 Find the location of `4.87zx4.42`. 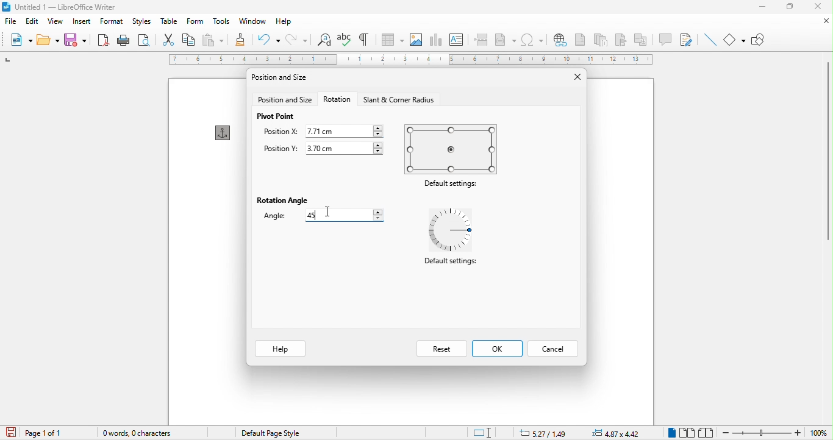

4.87zx4.42 is located at coordinates (616, 433).